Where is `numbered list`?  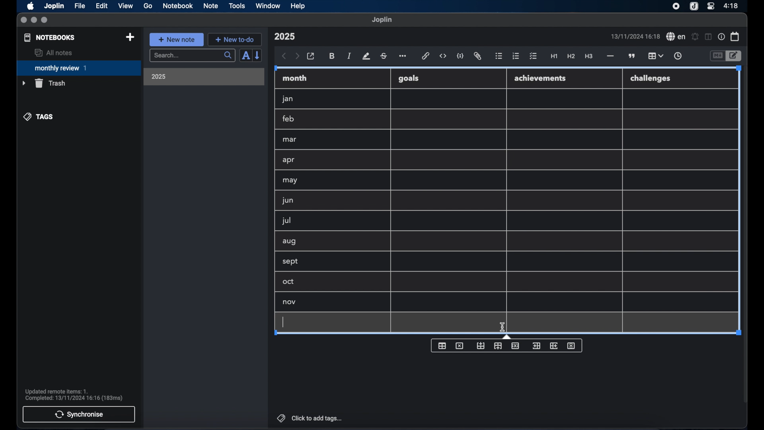 numbered list is located at coordinates (516, 56).